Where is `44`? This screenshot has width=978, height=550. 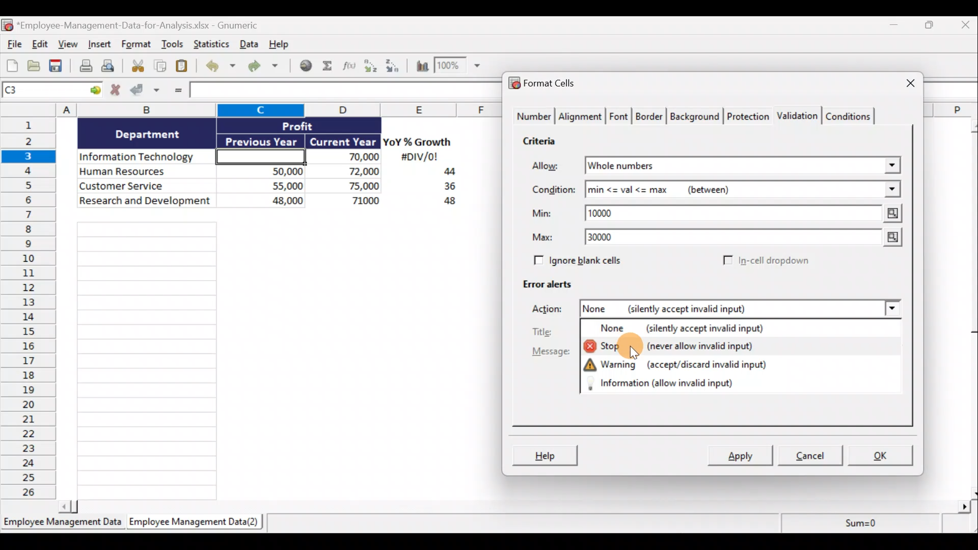 44 is located at coordinates (444, 173).